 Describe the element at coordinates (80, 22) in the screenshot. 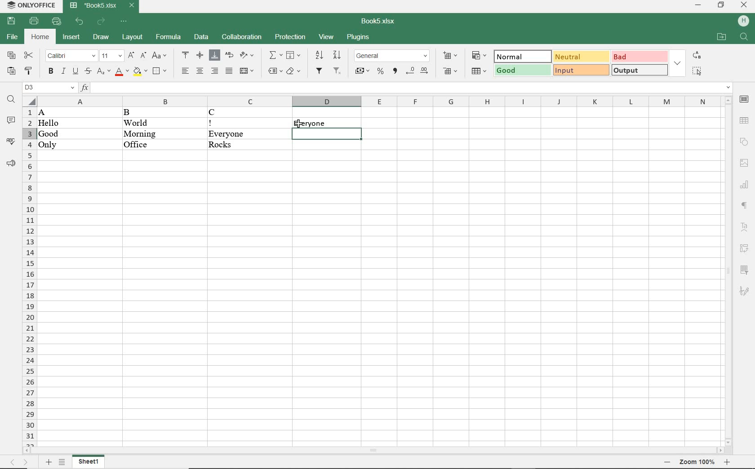

I see `undo` at that location.